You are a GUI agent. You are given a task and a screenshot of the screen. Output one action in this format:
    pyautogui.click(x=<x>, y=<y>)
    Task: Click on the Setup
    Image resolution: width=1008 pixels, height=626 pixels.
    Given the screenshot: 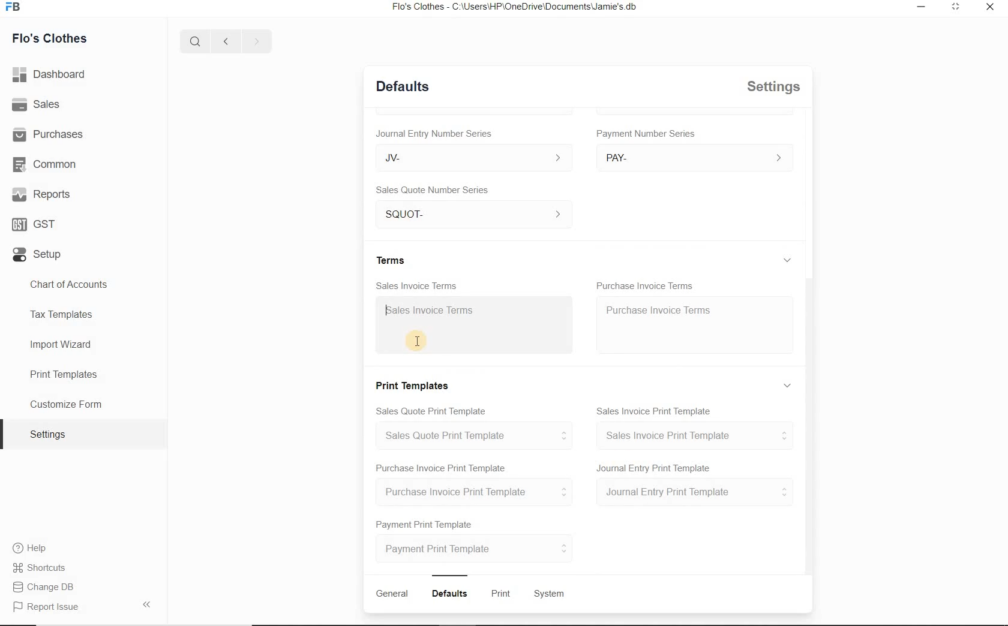 What is the action you would take?
    pyautogui.click(x=38, y=254)
    